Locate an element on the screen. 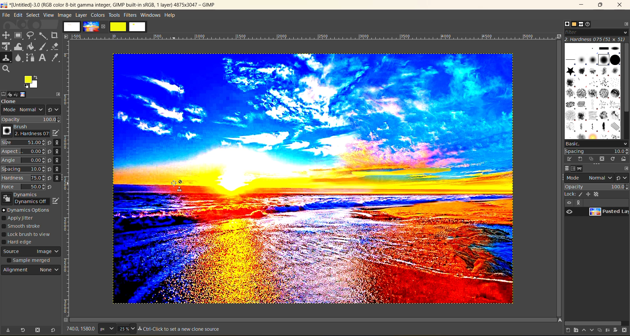  mode is located at coordinates (21, 111).